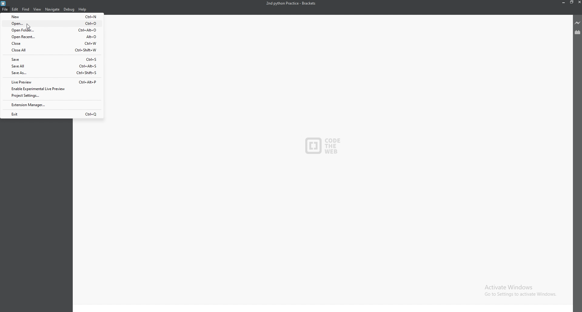 The height and width of the screenshot is (312, 582). I want to click on live preview, so click(52, 82).